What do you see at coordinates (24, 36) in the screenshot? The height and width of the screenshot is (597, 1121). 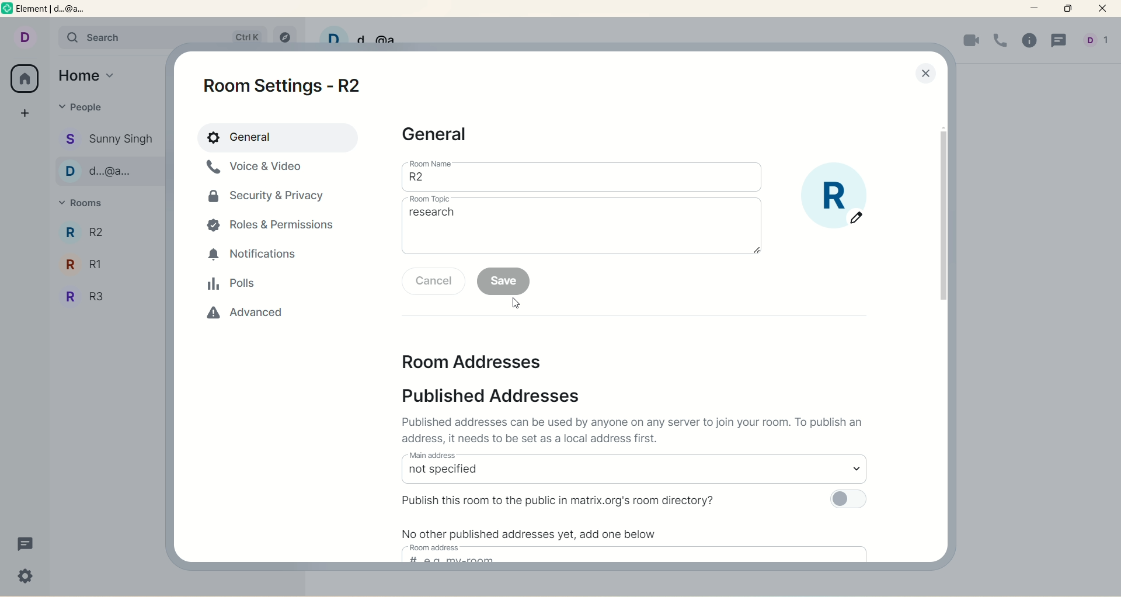 I see `account` at bounding box center [24, 36].